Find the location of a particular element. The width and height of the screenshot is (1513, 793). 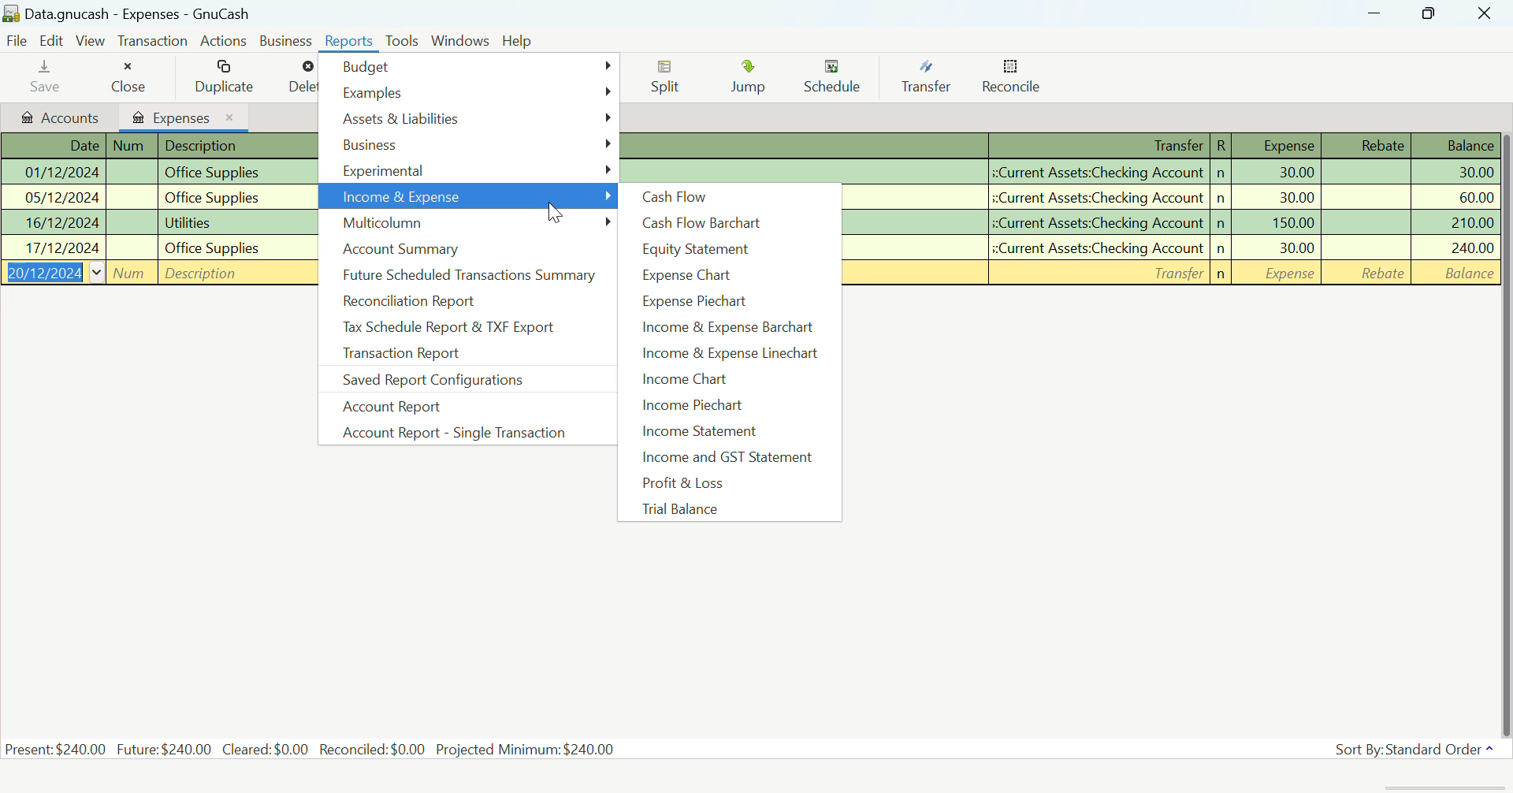

Saved Report Configurations is located at coordinates (465, 383).